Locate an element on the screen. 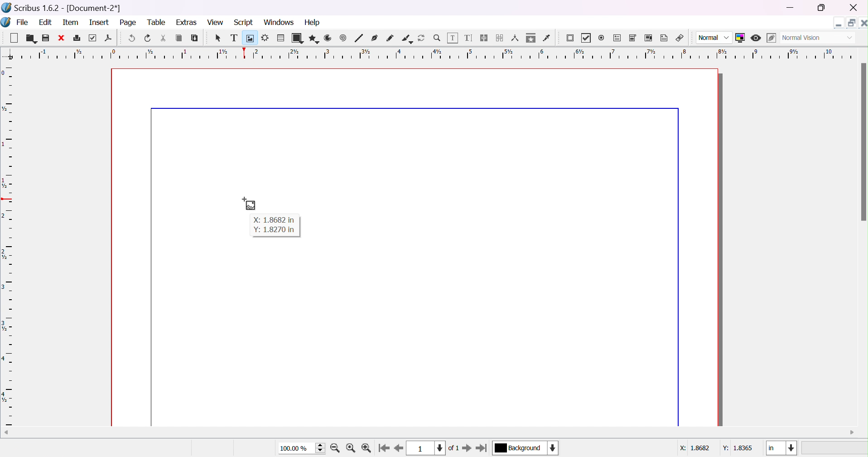 The width and height of the screenshot is (868, 457). open is located at coordinates (29, 39).